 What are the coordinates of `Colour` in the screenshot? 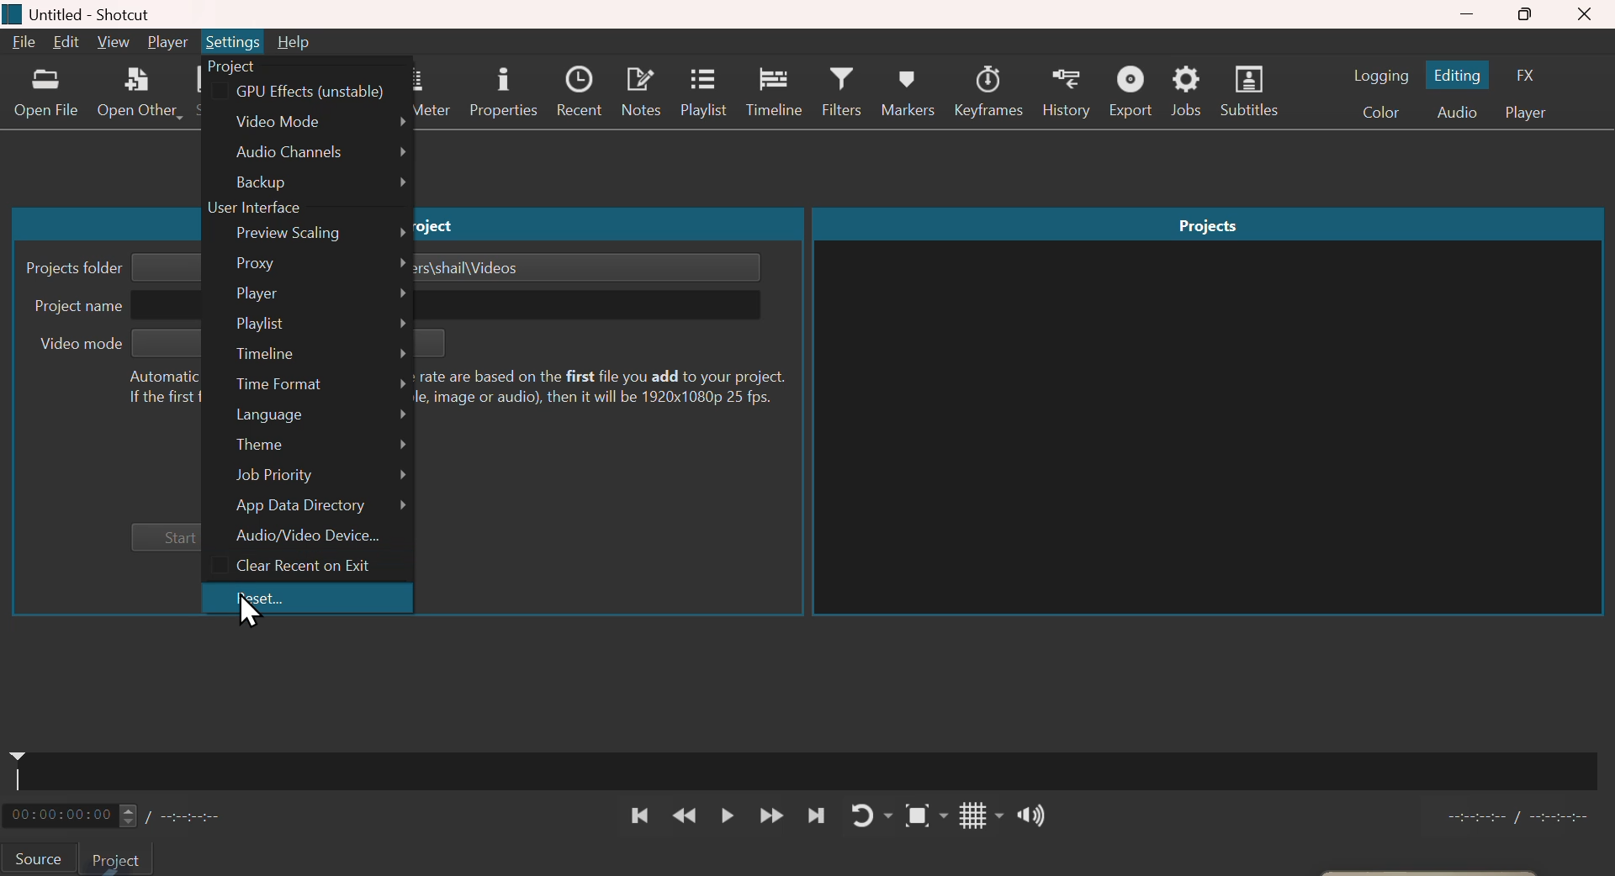 It's located at (1379, 113).